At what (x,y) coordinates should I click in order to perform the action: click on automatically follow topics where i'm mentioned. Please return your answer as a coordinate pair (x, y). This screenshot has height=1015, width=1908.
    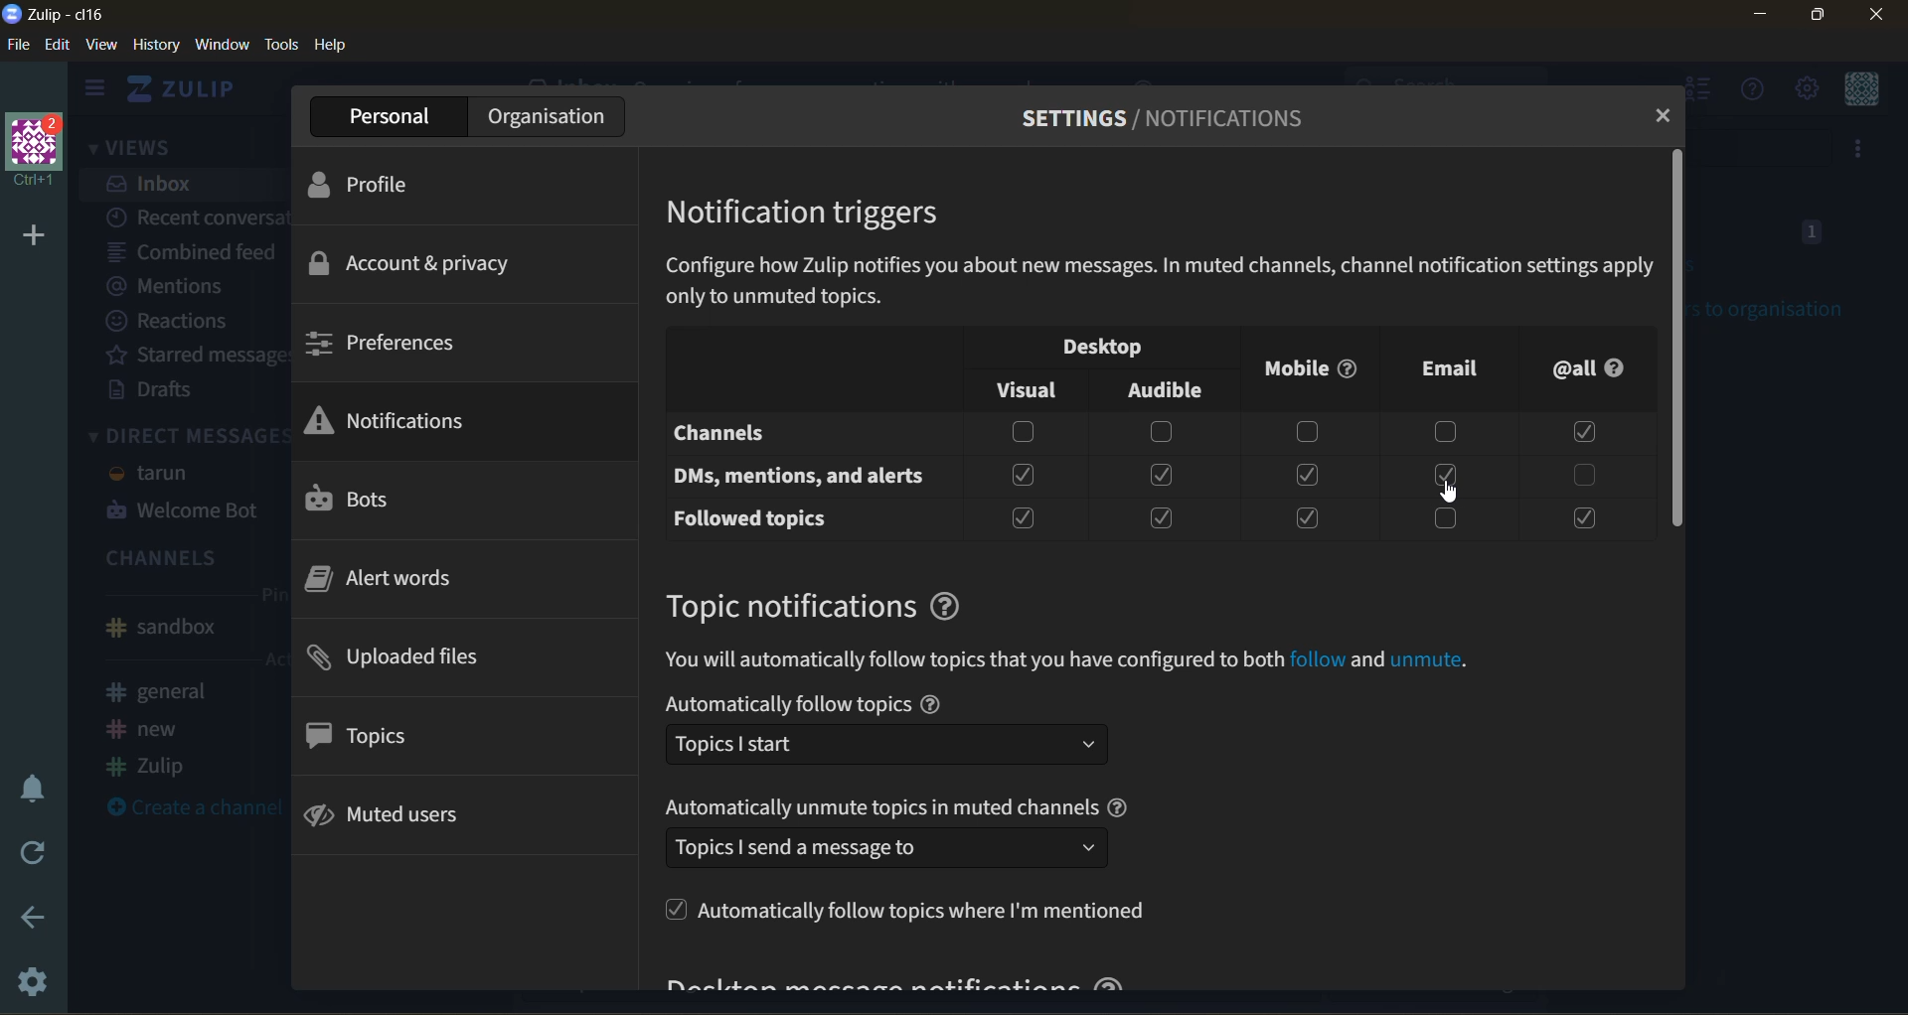
    Looking at the image, I should click on (916, 915).